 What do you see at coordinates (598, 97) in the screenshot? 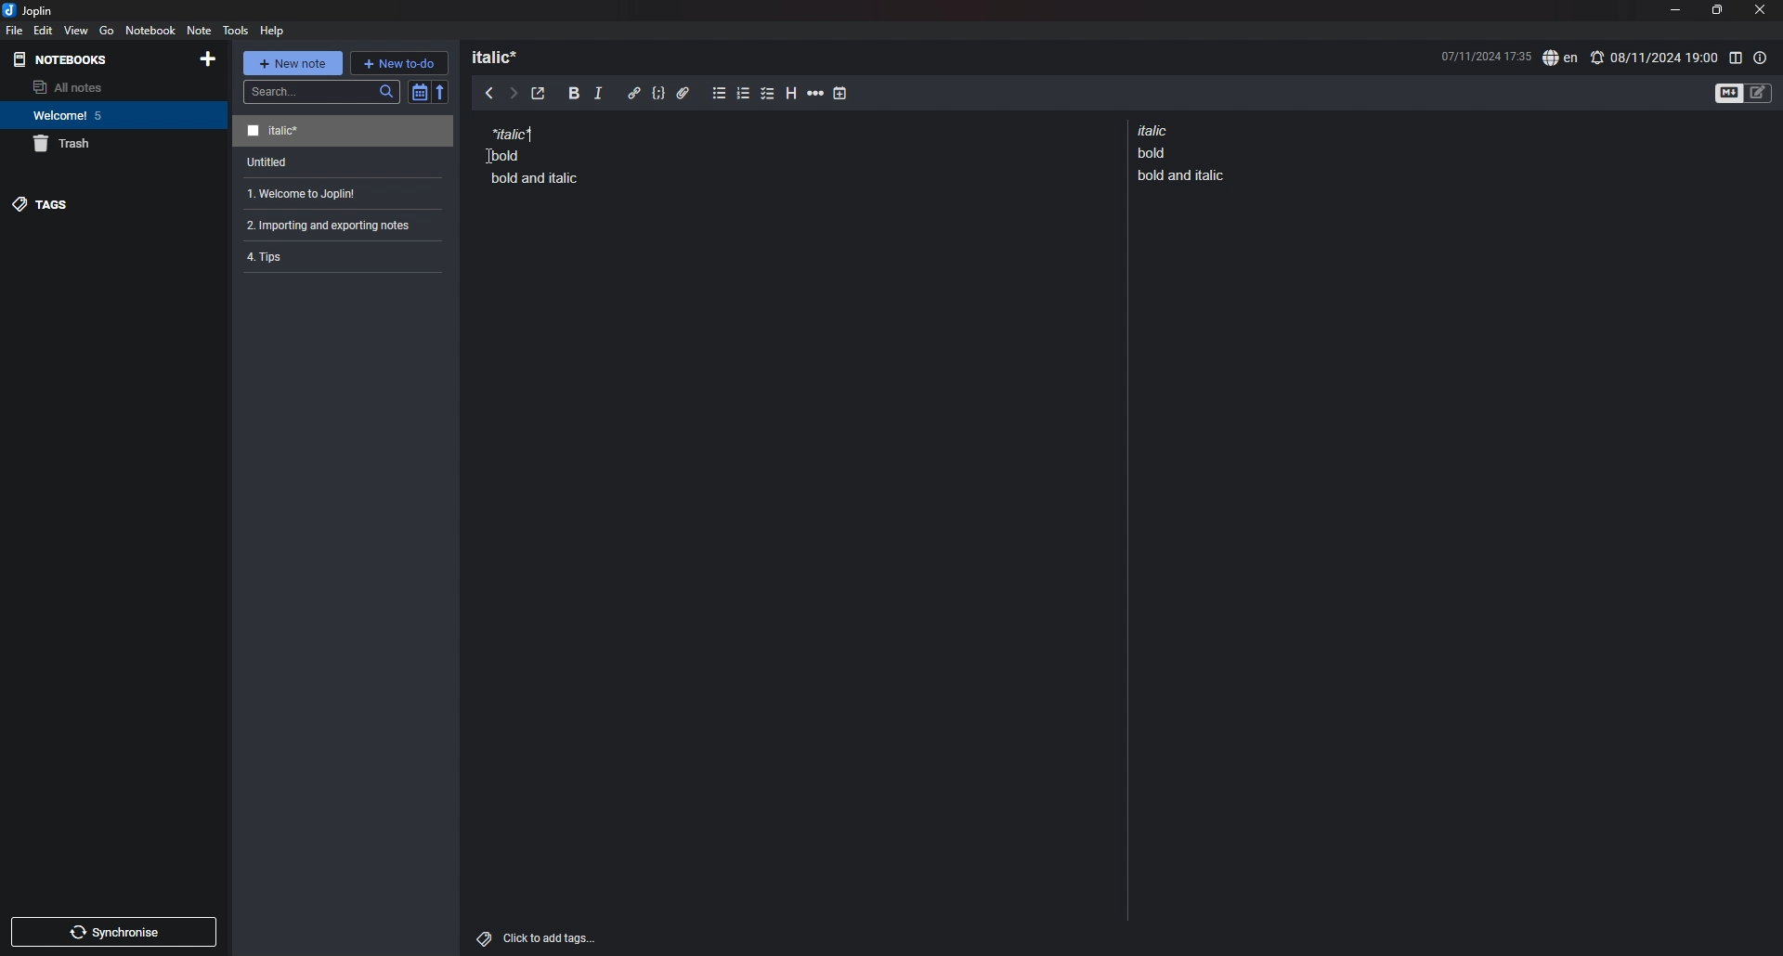
I see `italic` at bounding box center [598, 97].